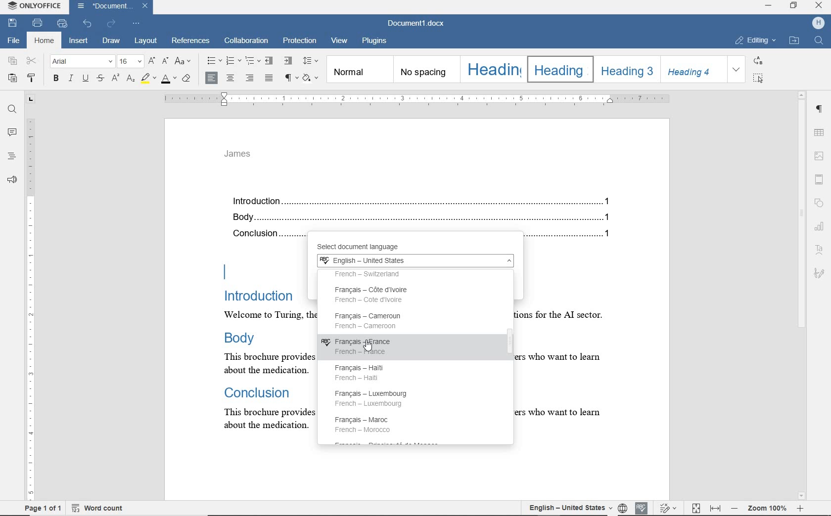 This screenshot has width=831, height=516. What do you see at coordinates (693, 69) in the screenshot?
I see `Heading 4` at bounding box center [693, 69].